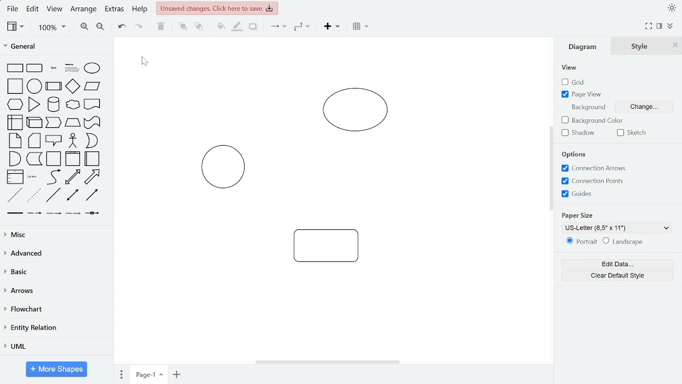 Image resolution: width=682 pixels, height=384 pixels. Describe the element at coordinates (359, 27) in the screenshot. I see `table` at that location.